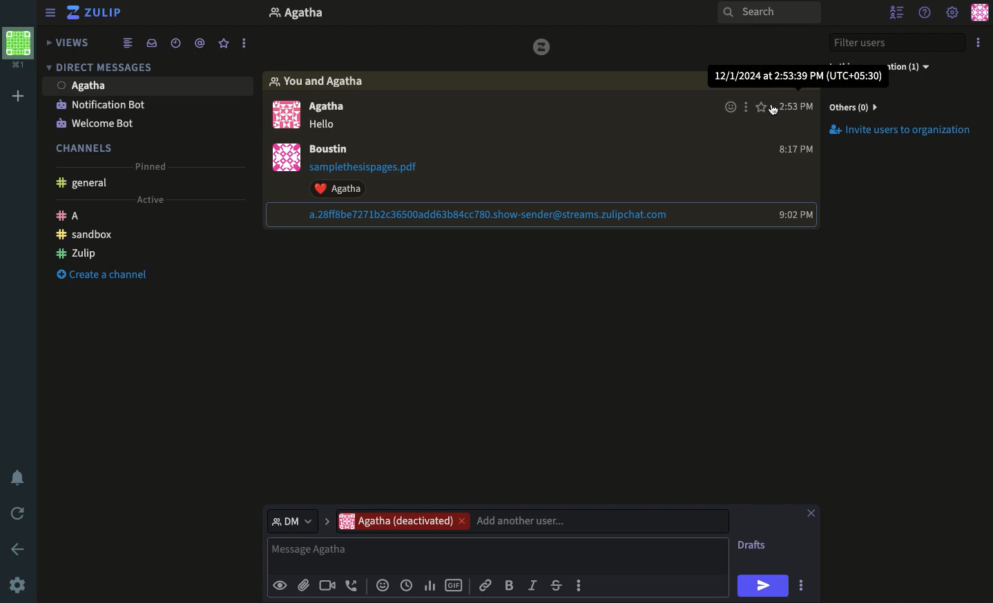  Describe the element at coordinates (556, 585) in the screenshot. I see `Strikethrough ` at that location.